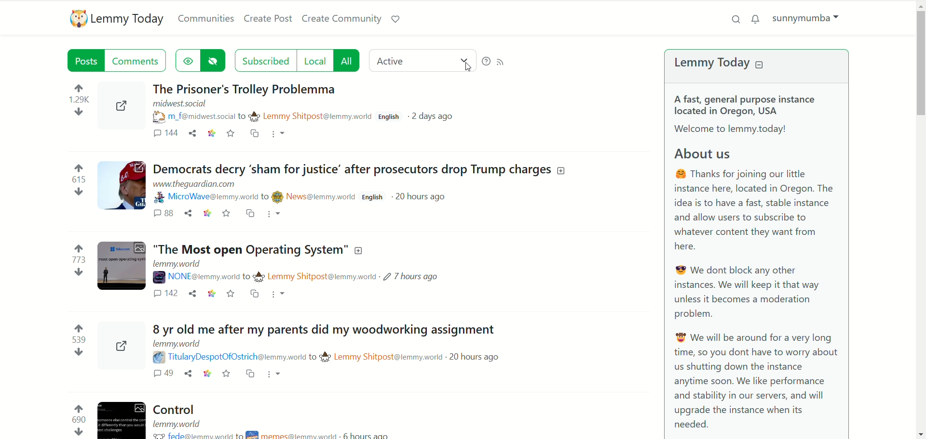 This screenshot has width=926, height=439. What do you see at coordinates (180, 423) in the screenshot?
I see `lemmy.world` at bounding box center [180, 423].